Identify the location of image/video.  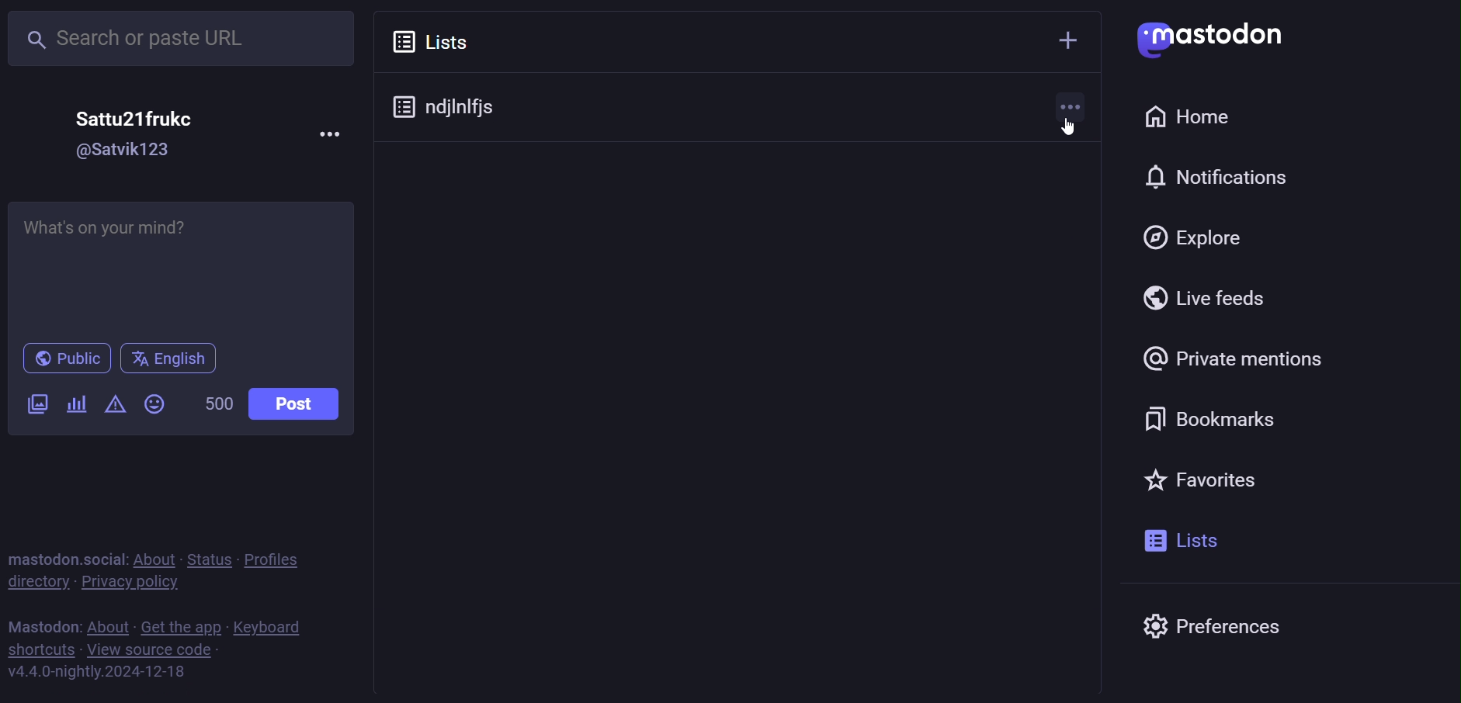
(32, 405).